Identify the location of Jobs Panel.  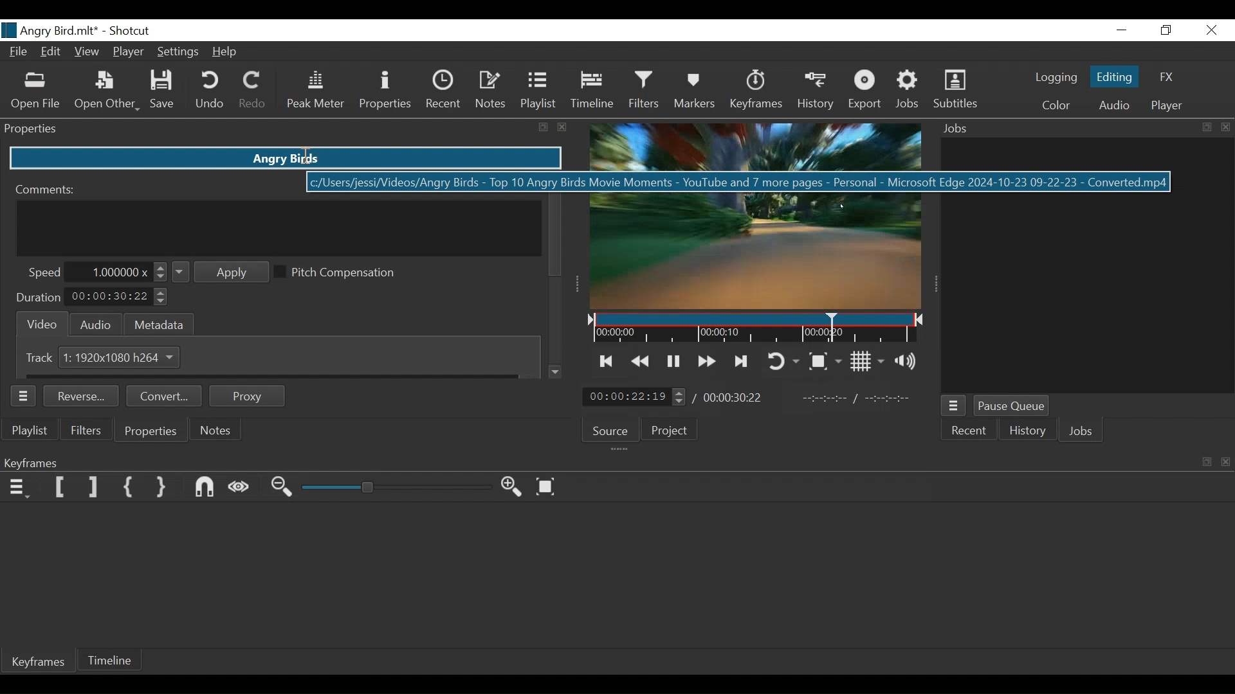
(1081, 129).